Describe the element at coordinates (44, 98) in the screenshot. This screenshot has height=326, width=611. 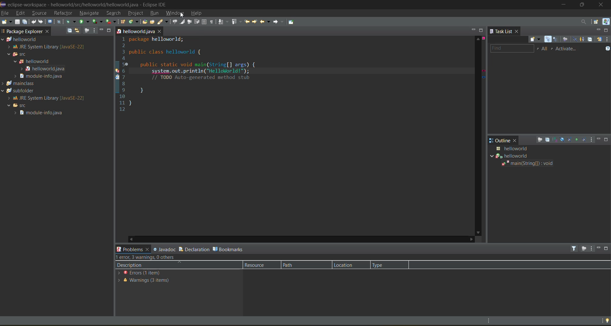
I see `JRE System Library[Java SE-22]` at that location.